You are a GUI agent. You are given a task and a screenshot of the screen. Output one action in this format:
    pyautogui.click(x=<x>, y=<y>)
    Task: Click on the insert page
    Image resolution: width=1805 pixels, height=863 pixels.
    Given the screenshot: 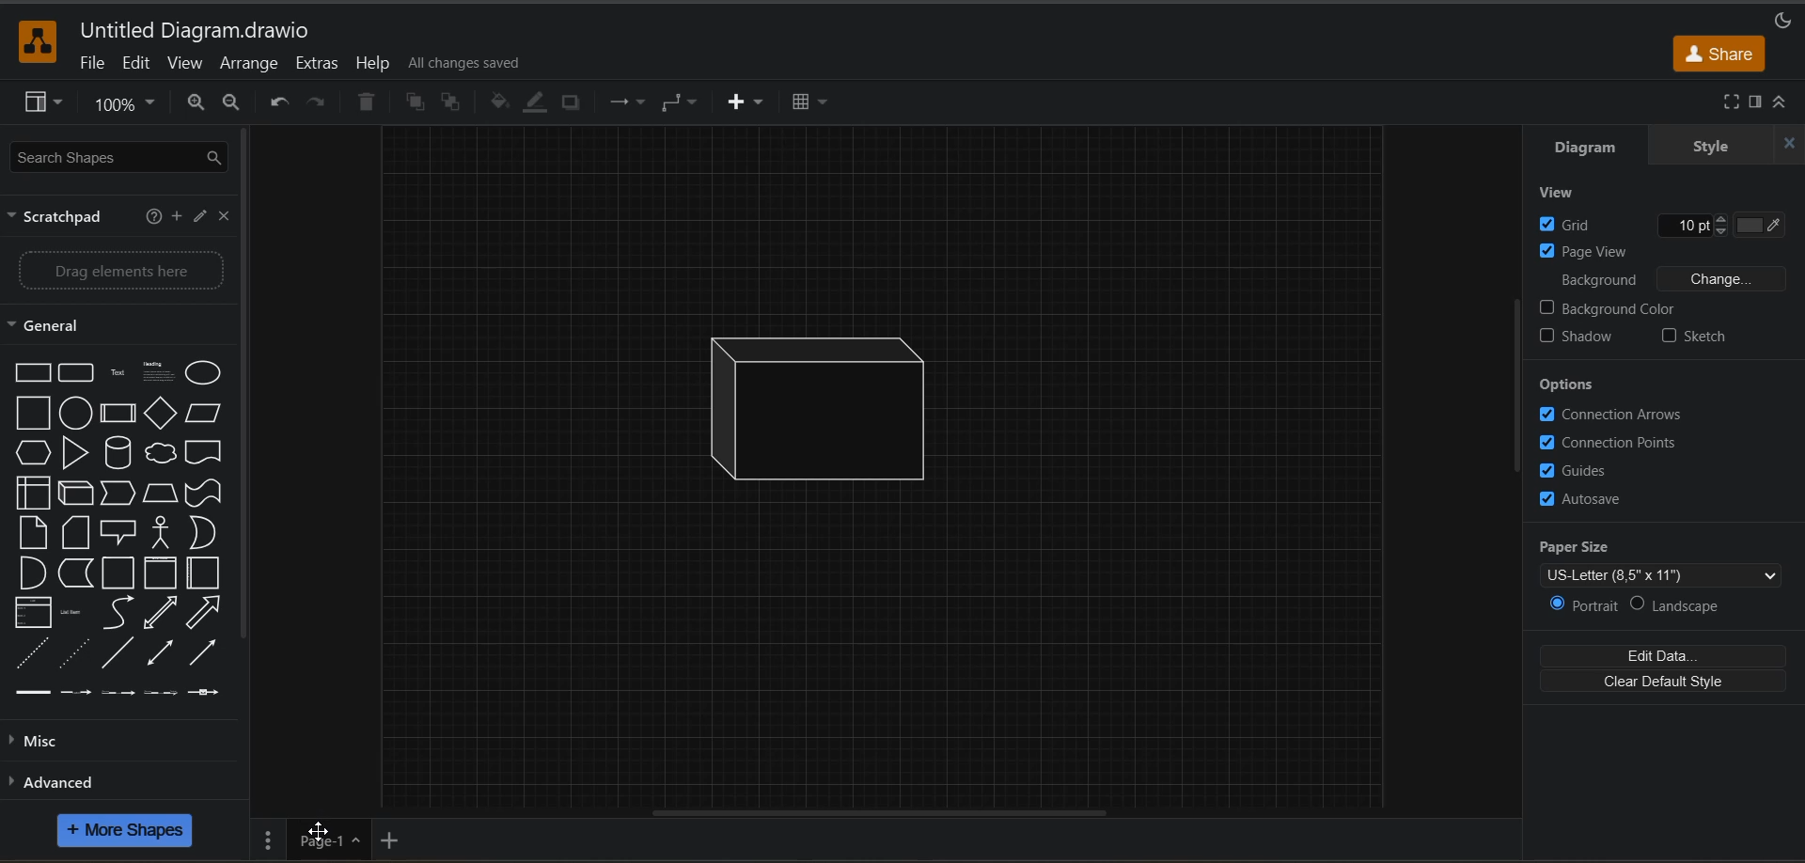 What is the action you would take?
    pyautogui.click(x=395, y=838)
    